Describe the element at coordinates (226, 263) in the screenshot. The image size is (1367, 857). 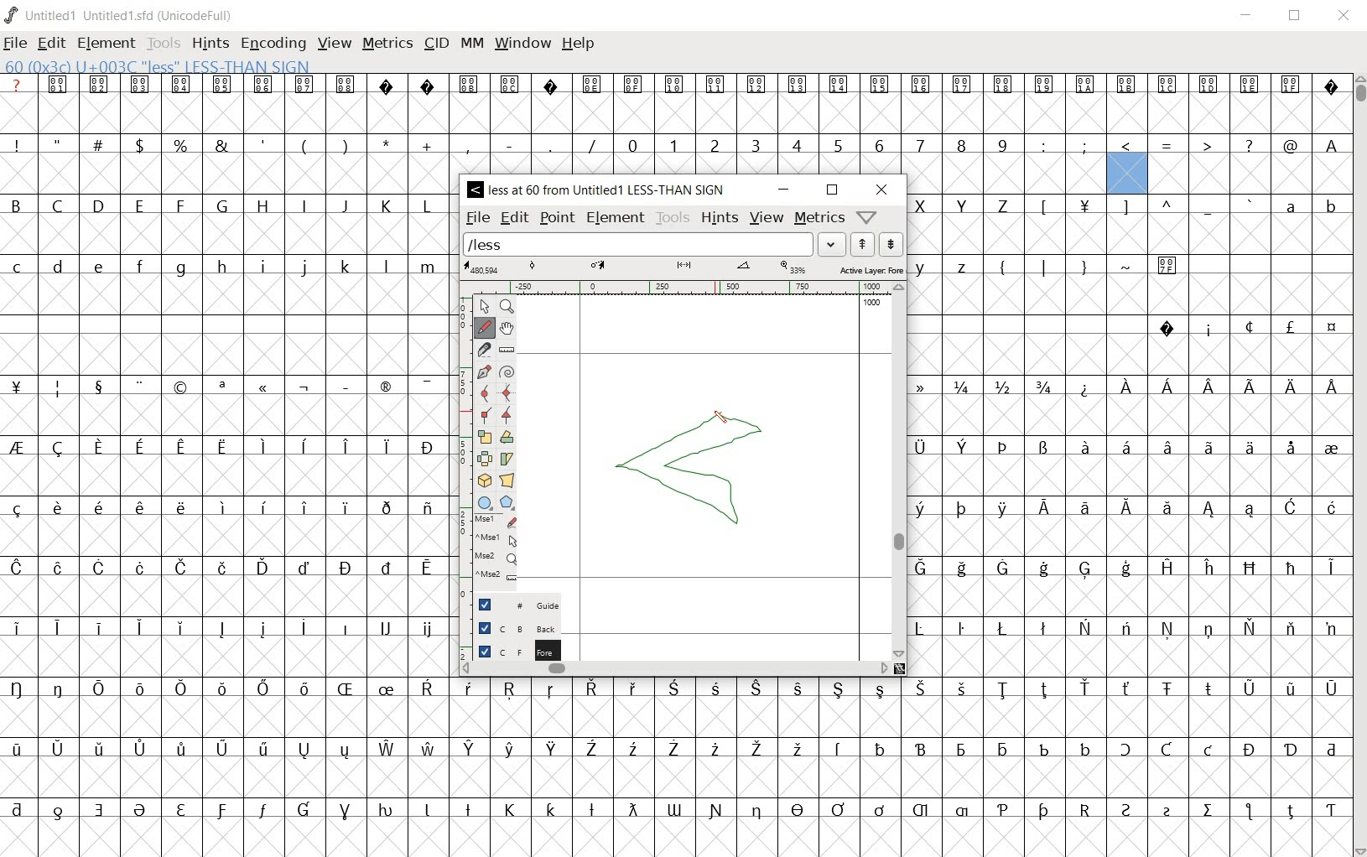
I see `small letter c - z` at that location.